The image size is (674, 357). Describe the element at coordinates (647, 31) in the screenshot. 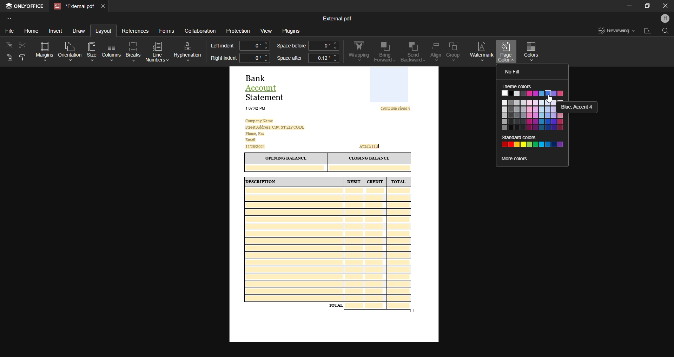

I see `Open File Location` at that location.